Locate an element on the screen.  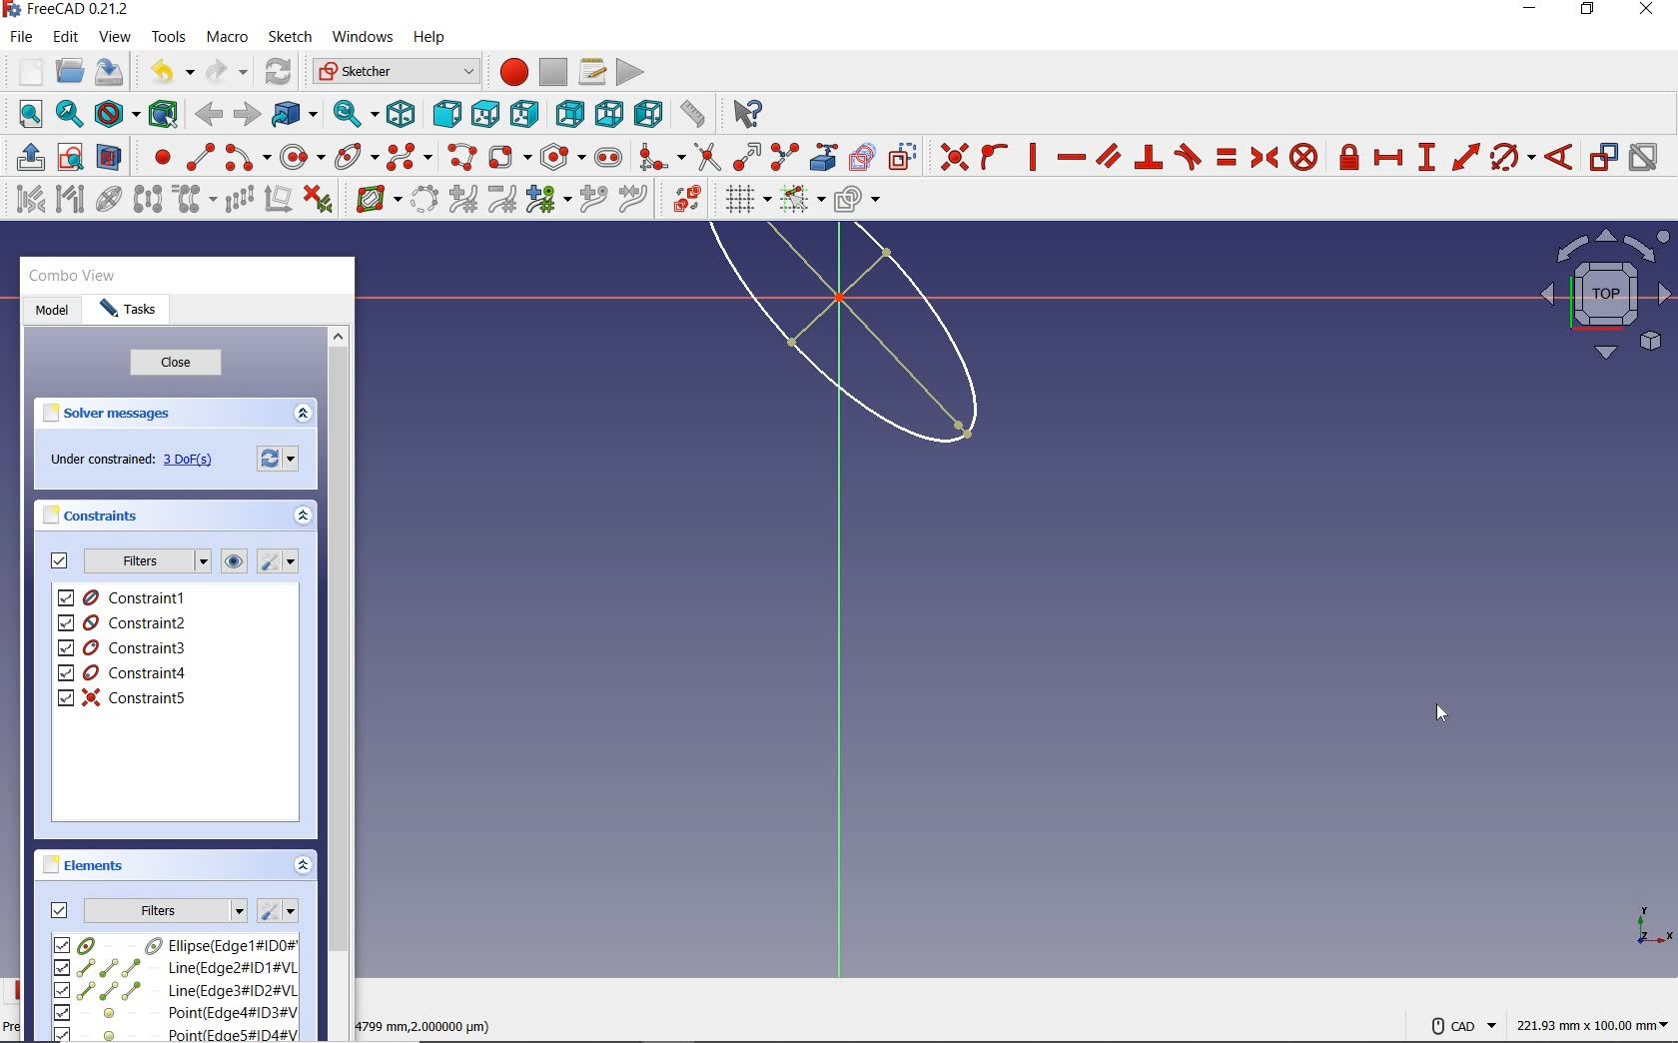
constrain angle is located at coordinates (1559, 156).